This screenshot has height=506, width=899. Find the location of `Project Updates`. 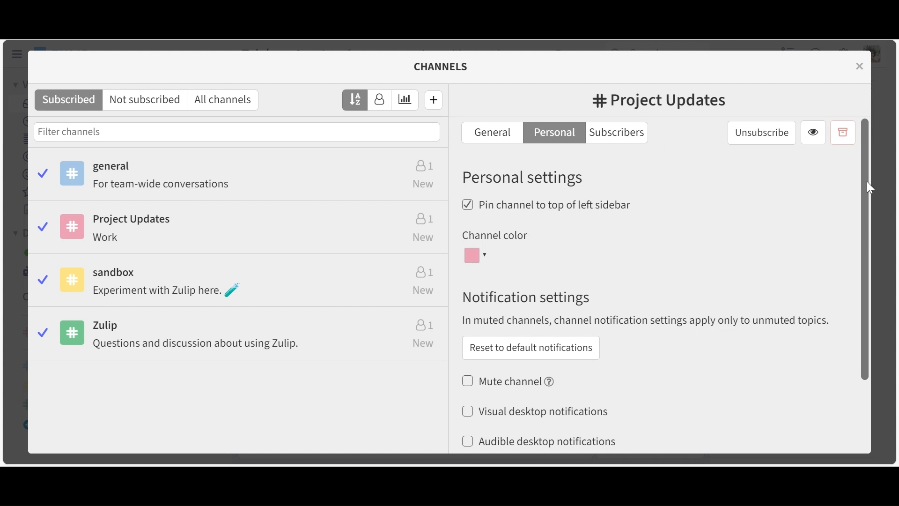

Project Updates is located at coordinates (238, 230).